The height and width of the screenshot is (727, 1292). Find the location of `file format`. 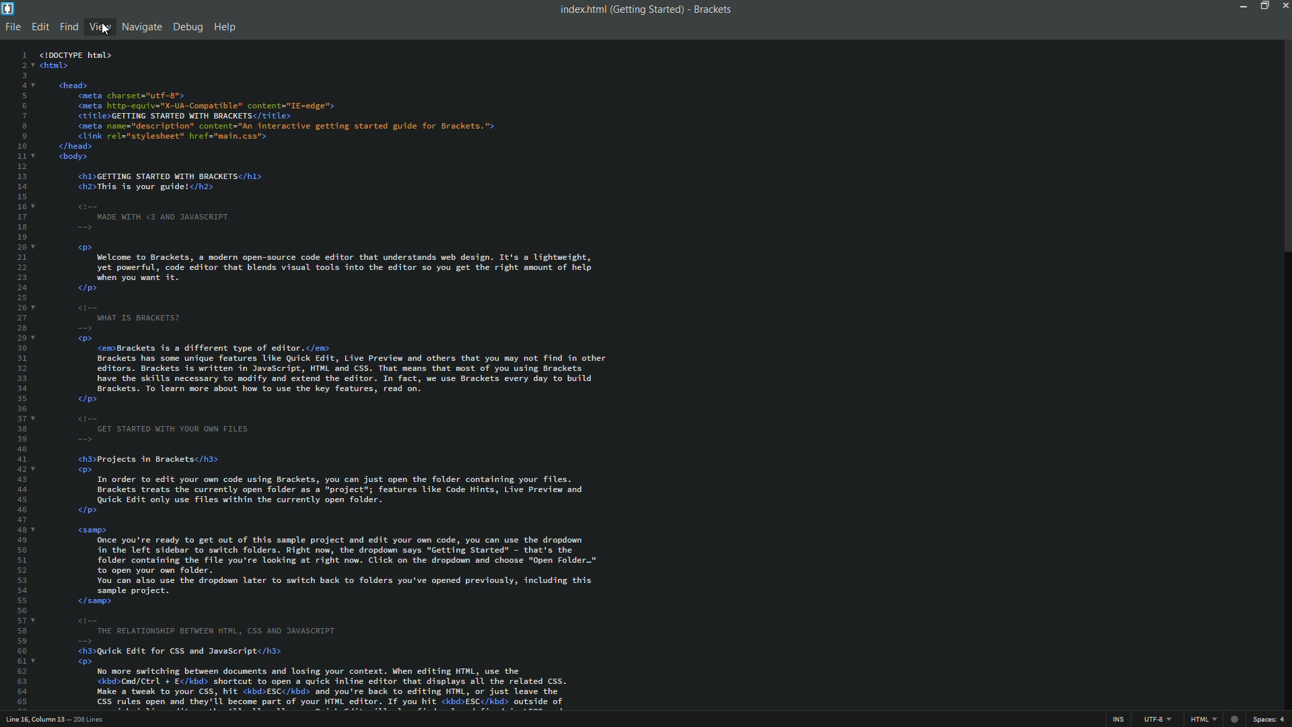

file format is located at coordinates (1205, 720).